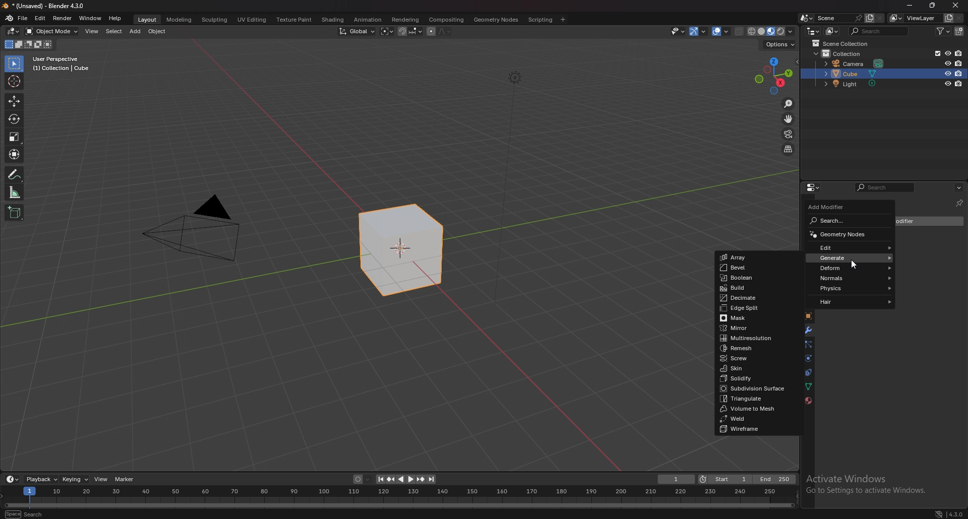  I want to click on play animation, so click(406, 479).